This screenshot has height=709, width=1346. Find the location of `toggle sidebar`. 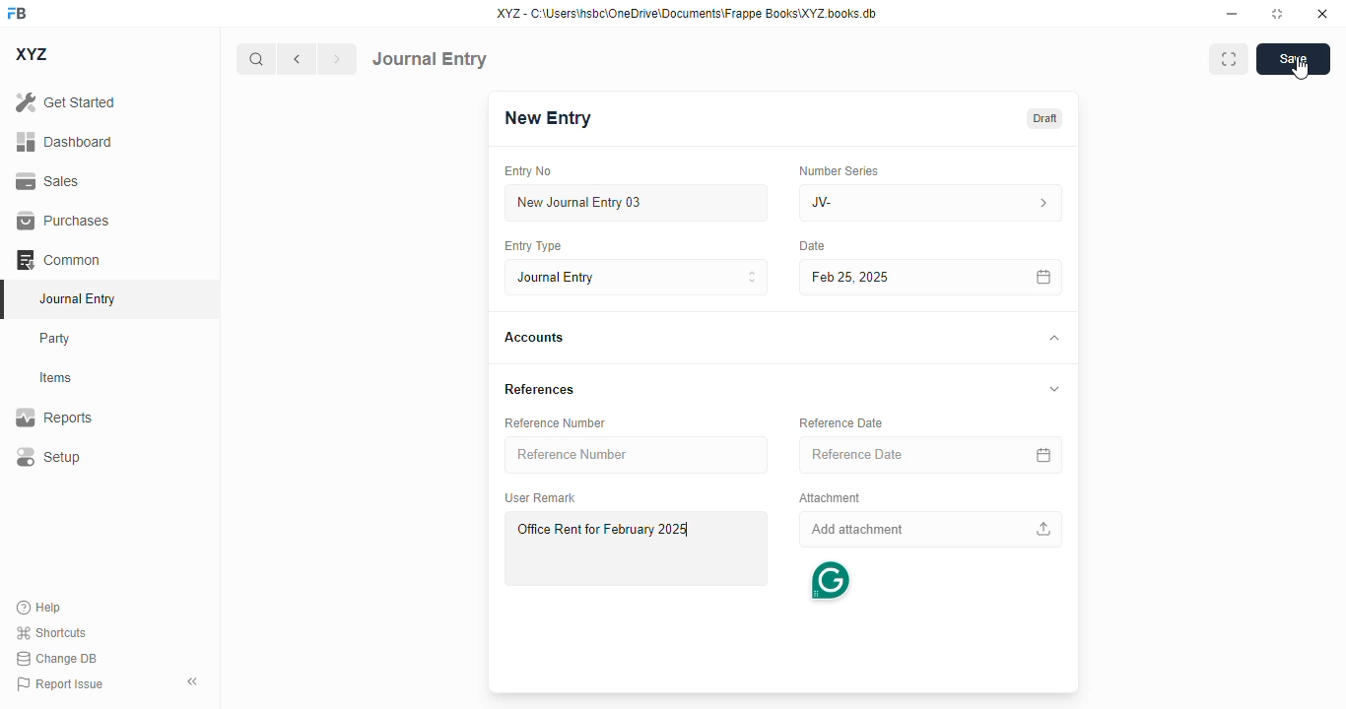

toggle sidebar is located at coordinates (194, 681).